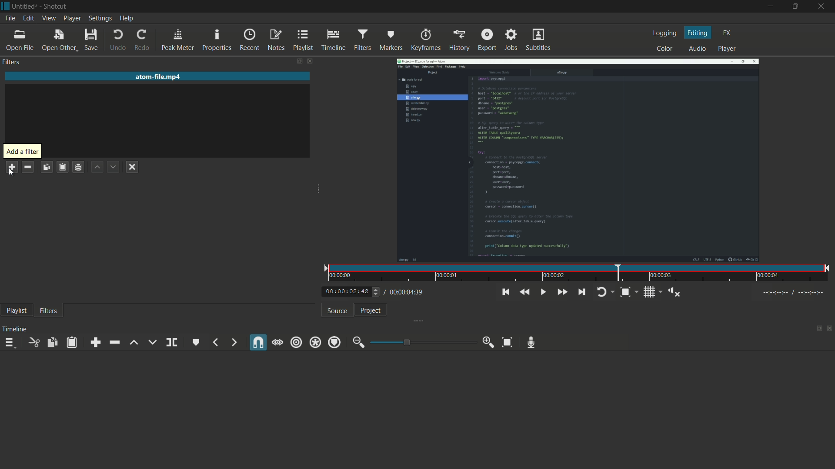 The image size is (835, 469). What do you see at coordinates (822, 7) in the screenshot?
I see `close app` at bounding box center [822, 7].